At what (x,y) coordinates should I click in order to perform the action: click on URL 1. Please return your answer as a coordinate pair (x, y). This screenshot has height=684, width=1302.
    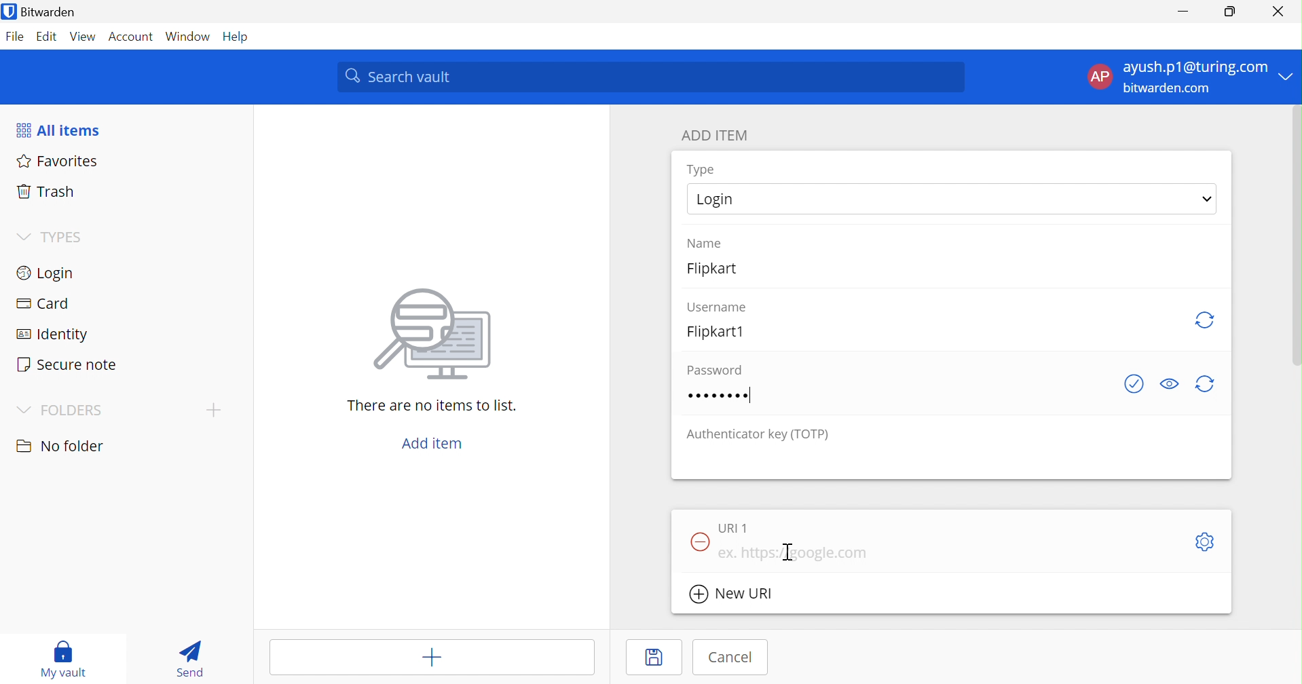
    Looking at the image, I should click on (733, 527).